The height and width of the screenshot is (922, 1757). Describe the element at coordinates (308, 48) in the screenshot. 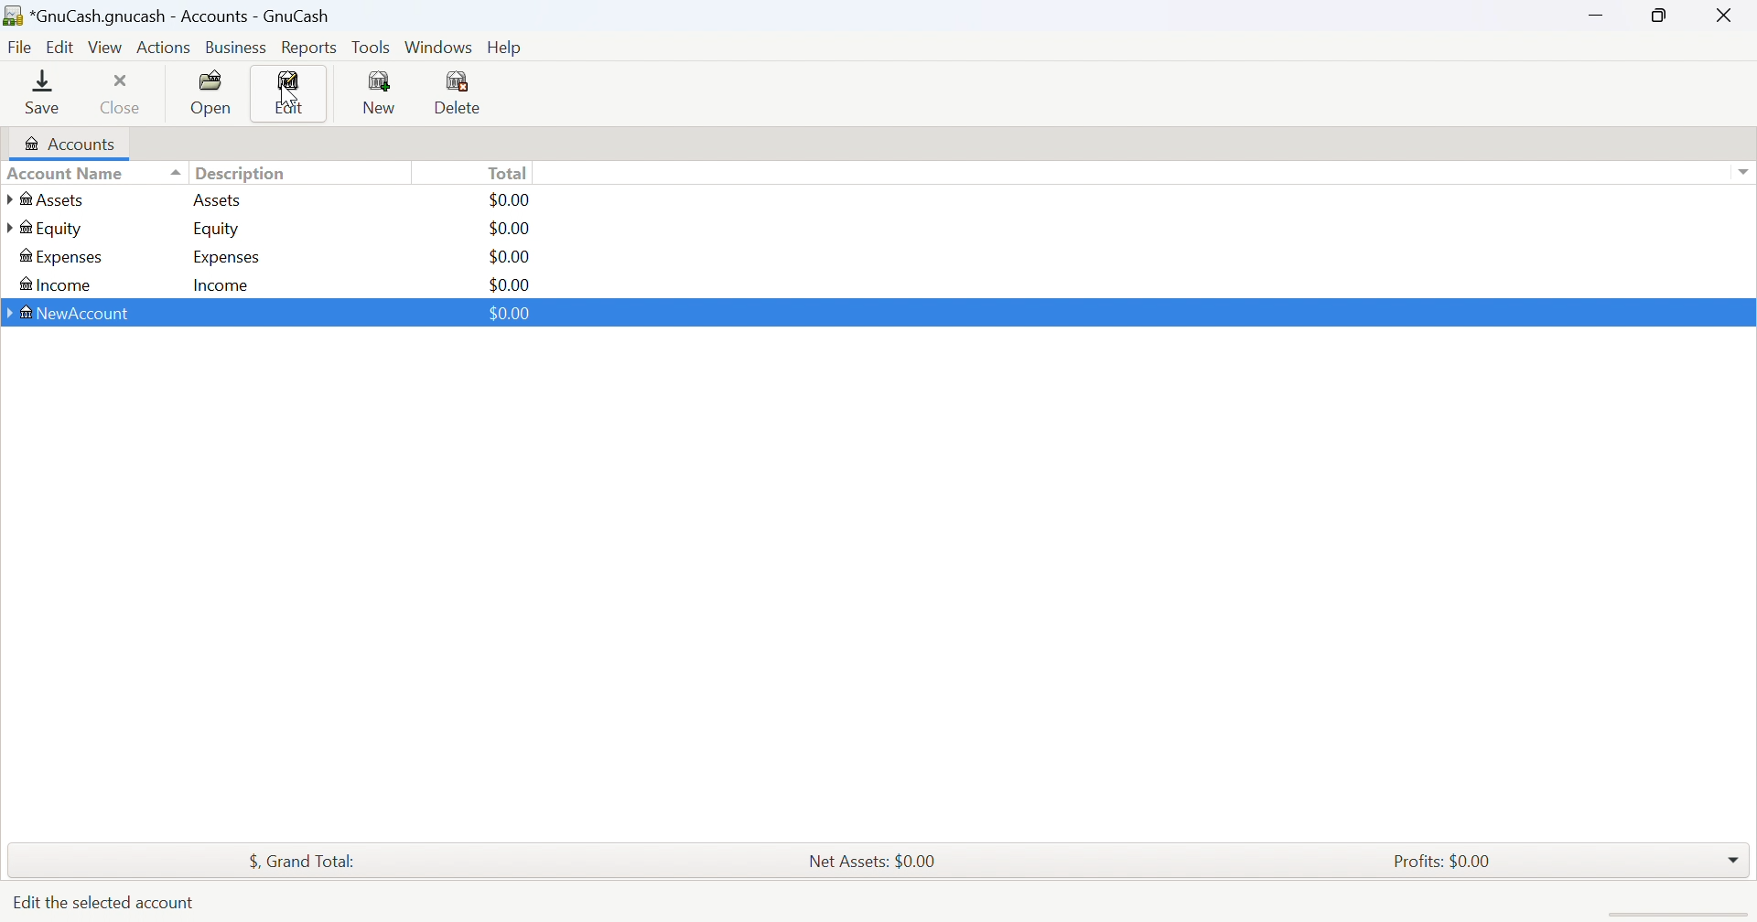

I see `Reports` at that location.